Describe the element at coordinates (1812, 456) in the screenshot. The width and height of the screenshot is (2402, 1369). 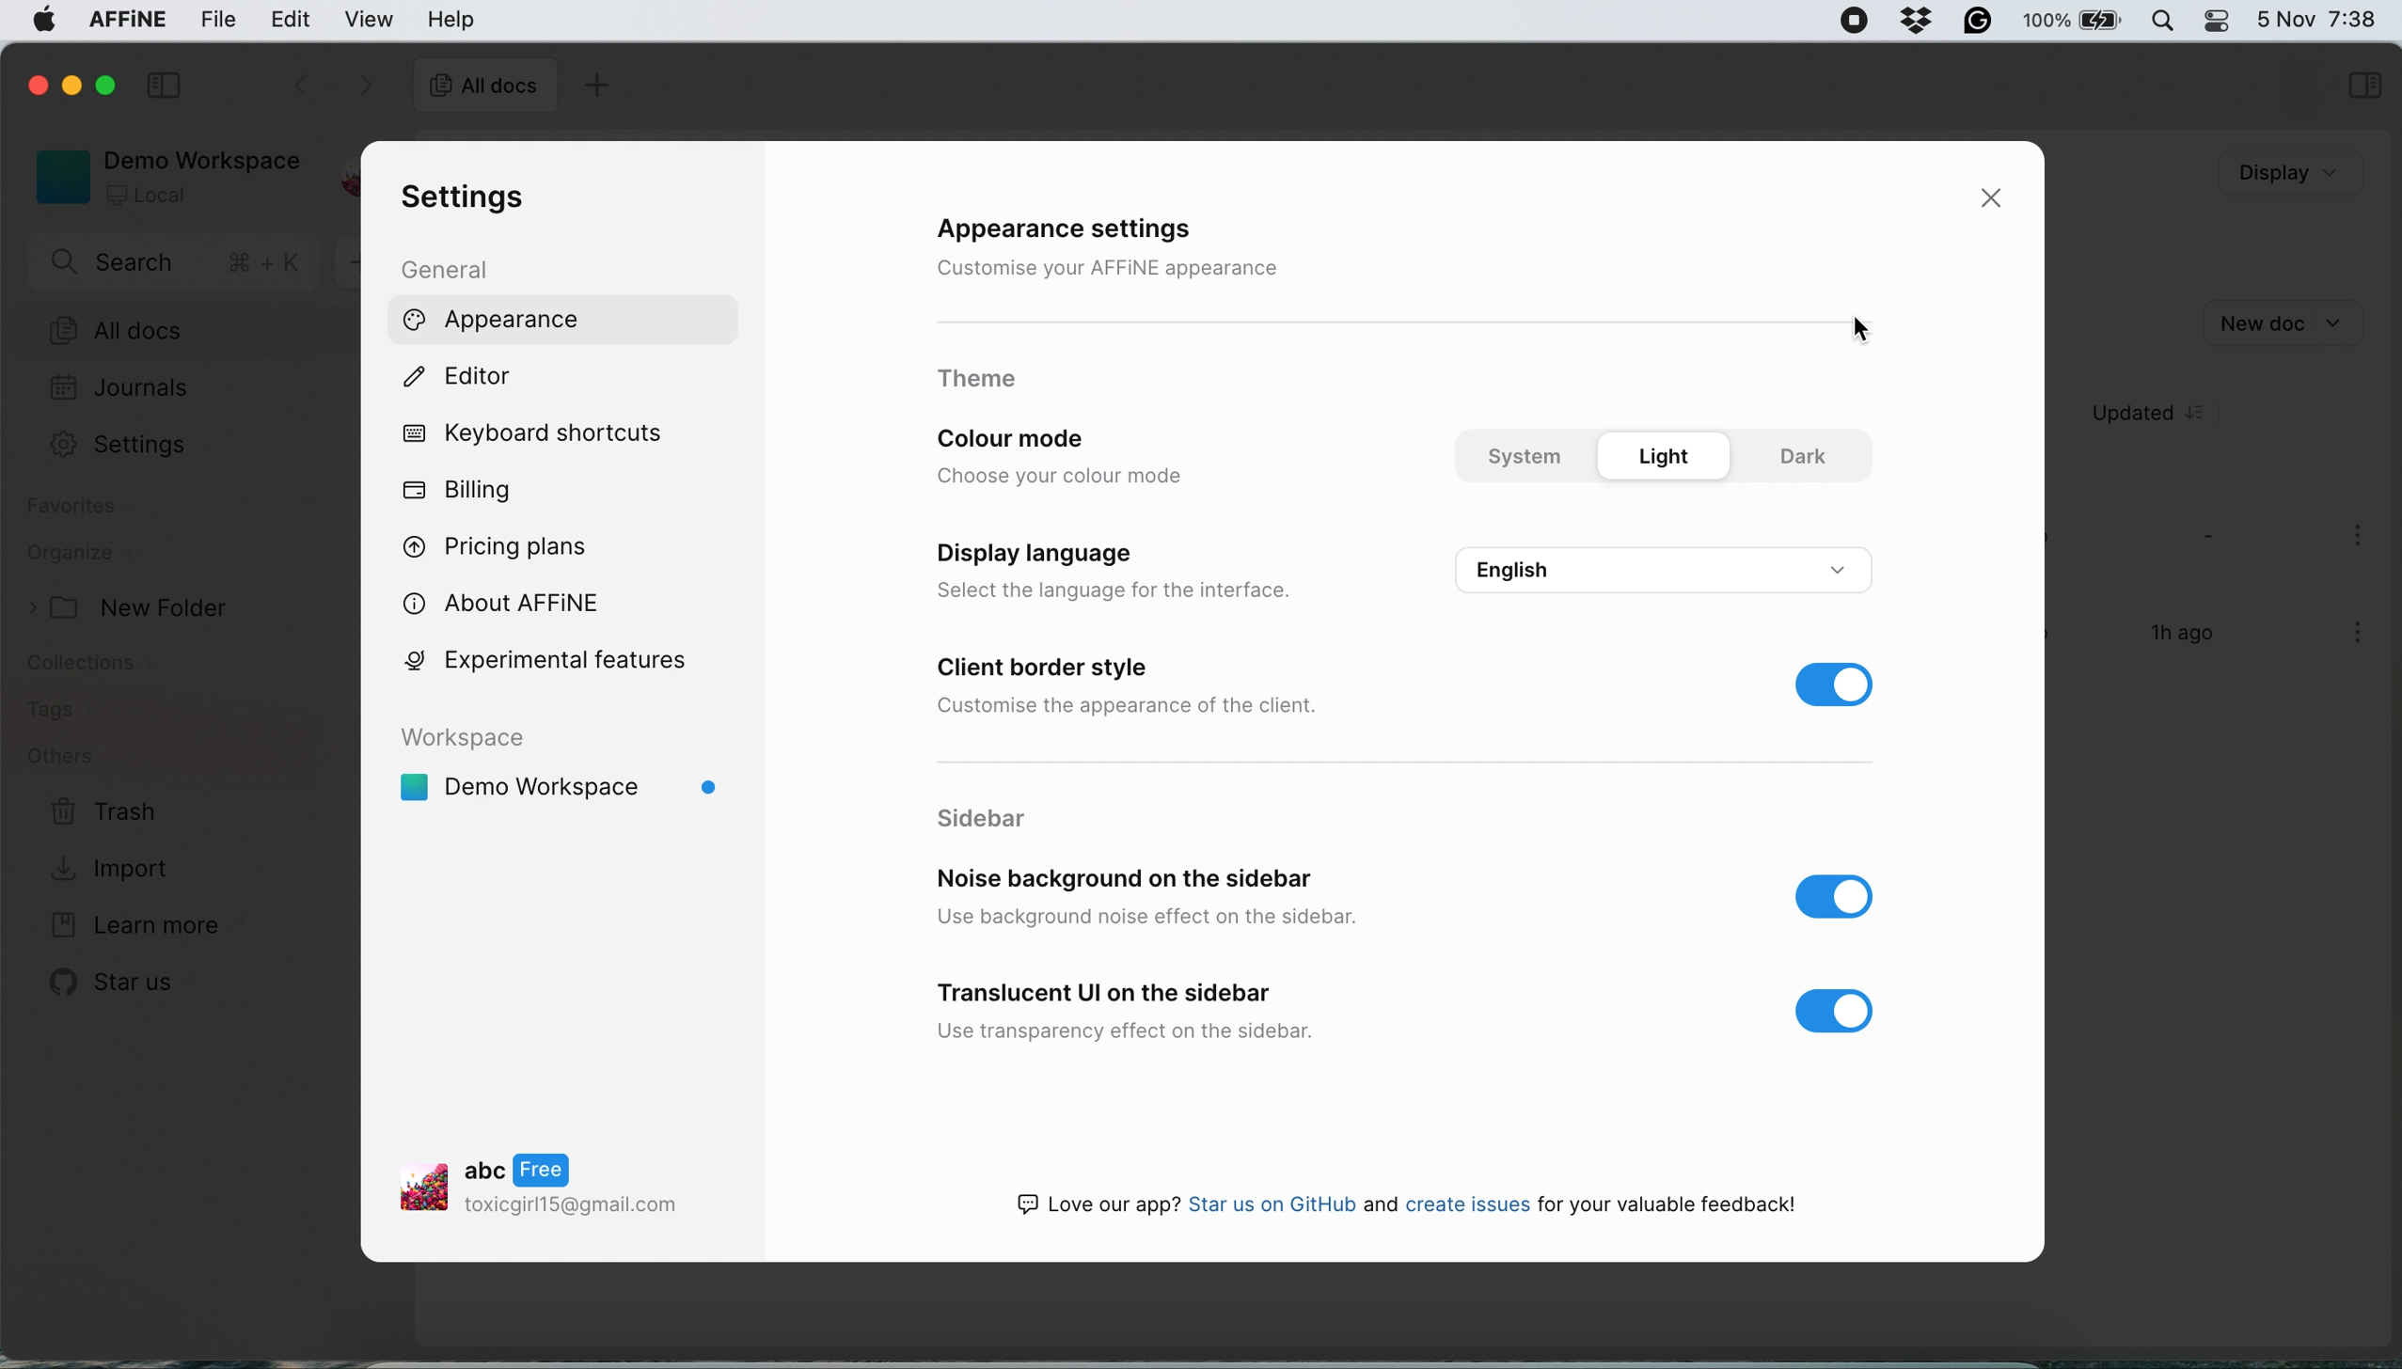
I see `dark` at that location.